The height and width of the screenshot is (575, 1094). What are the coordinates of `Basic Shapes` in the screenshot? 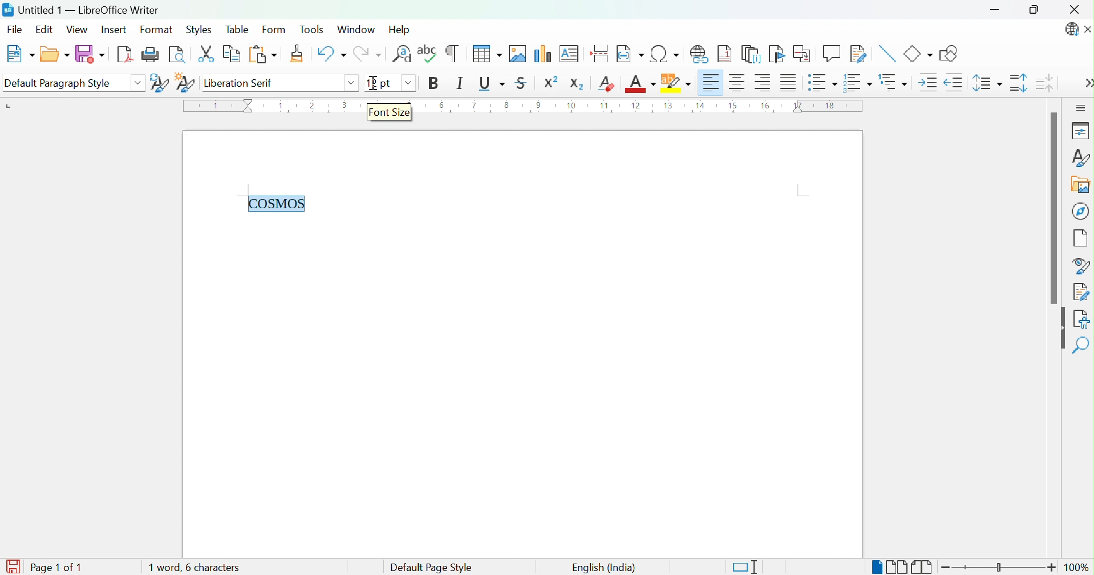 It's located at (917, 54).